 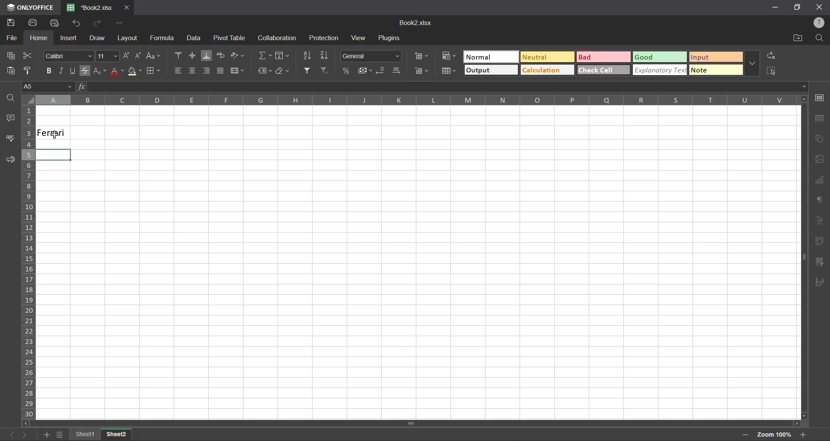 I want to click on Close , so click(x=820, y=6).